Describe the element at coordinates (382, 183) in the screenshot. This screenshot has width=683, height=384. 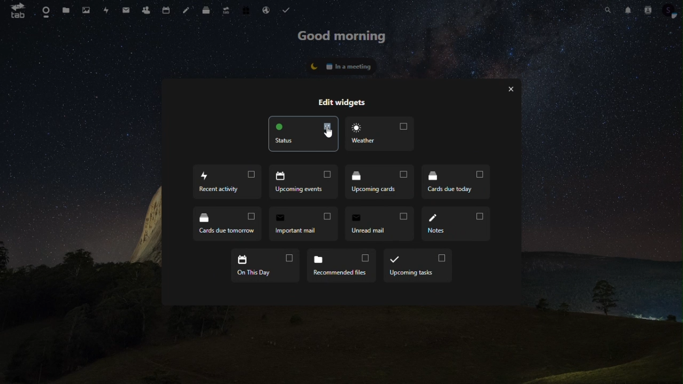
I see `upcoming card` at that location.